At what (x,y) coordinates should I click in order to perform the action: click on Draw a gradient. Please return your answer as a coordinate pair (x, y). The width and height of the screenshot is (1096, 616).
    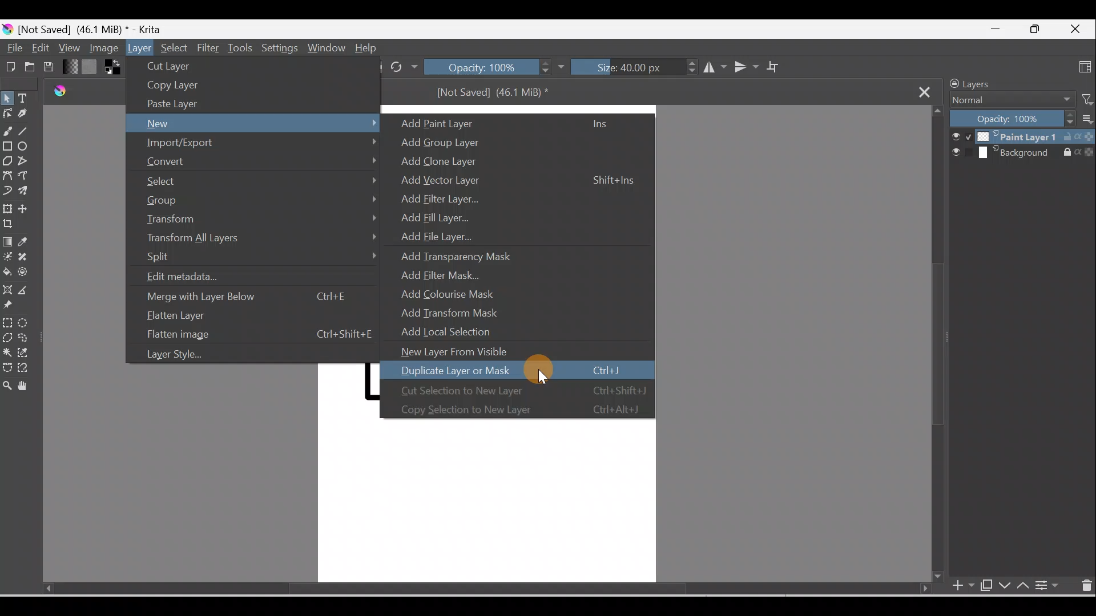
    Looking at the image, I should click on (8, 242).